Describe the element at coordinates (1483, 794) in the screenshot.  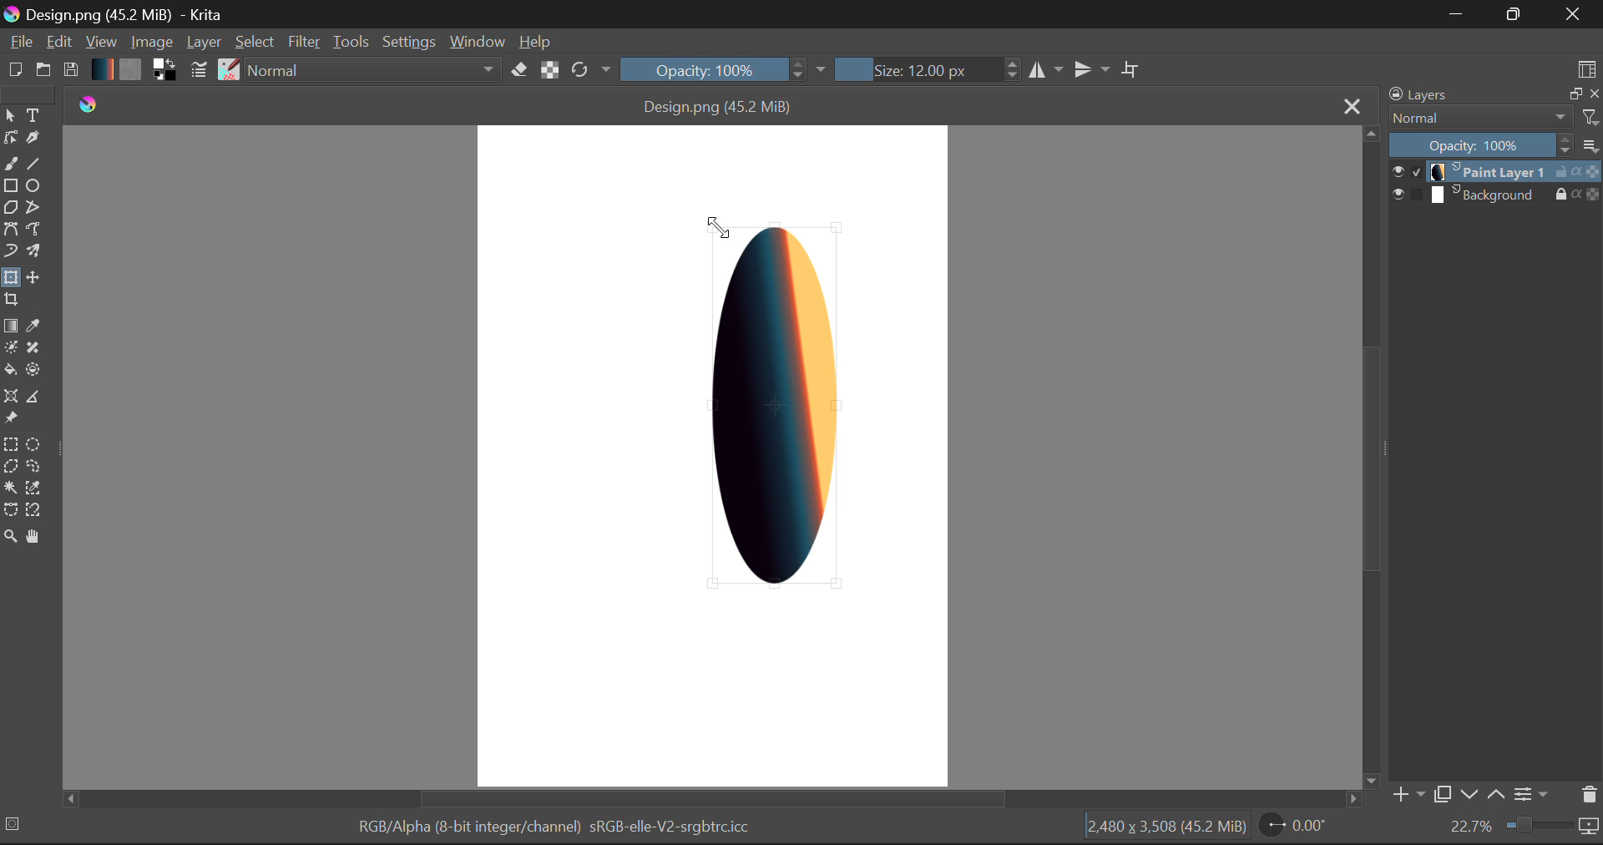
I see `Move Layer Up/Down` at that location.